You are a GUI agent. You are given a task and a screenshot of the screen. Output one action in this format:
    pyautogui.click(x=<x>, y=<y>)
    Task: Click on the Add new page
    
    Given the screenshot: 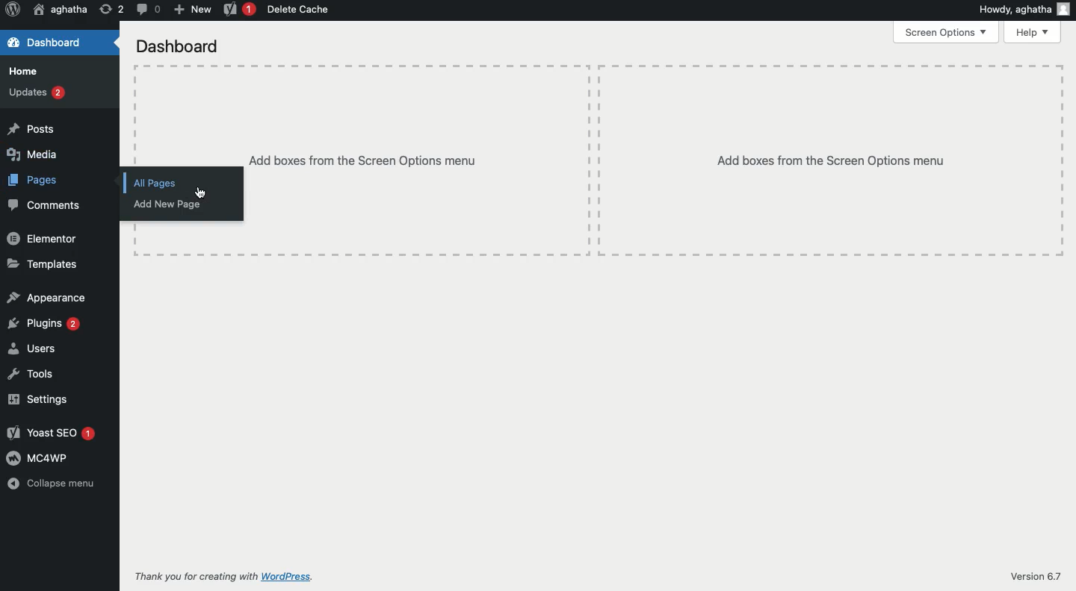 What is the action you would take?
    pyautogui.click(x=167, y=205)
    